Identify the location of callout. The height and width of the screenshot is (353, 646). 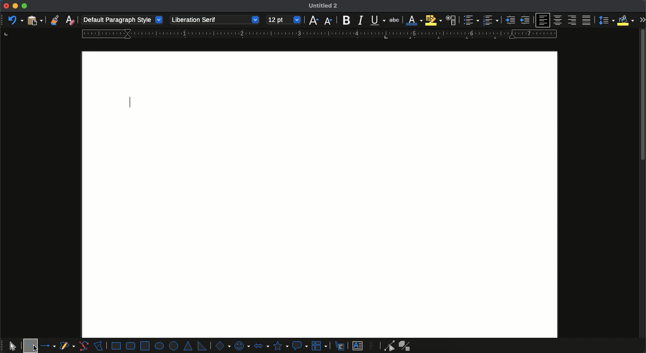
(300, 346).